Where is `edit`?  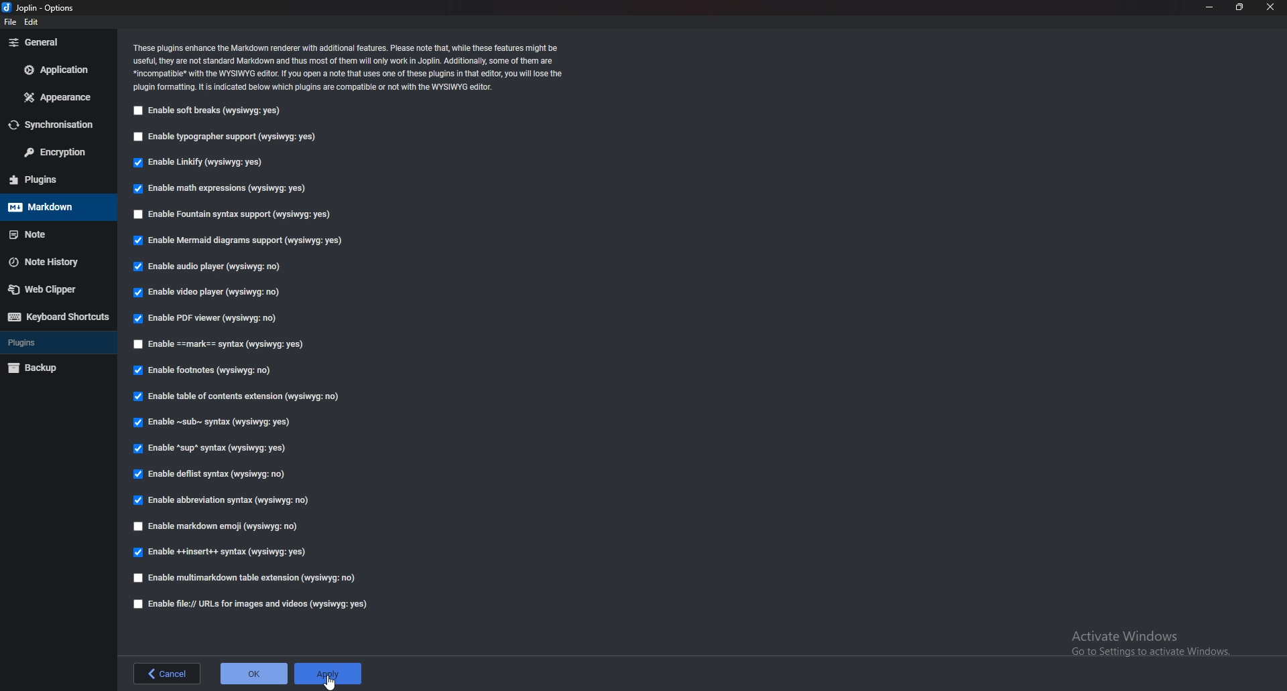
edit is located at coordinates (32, 23).